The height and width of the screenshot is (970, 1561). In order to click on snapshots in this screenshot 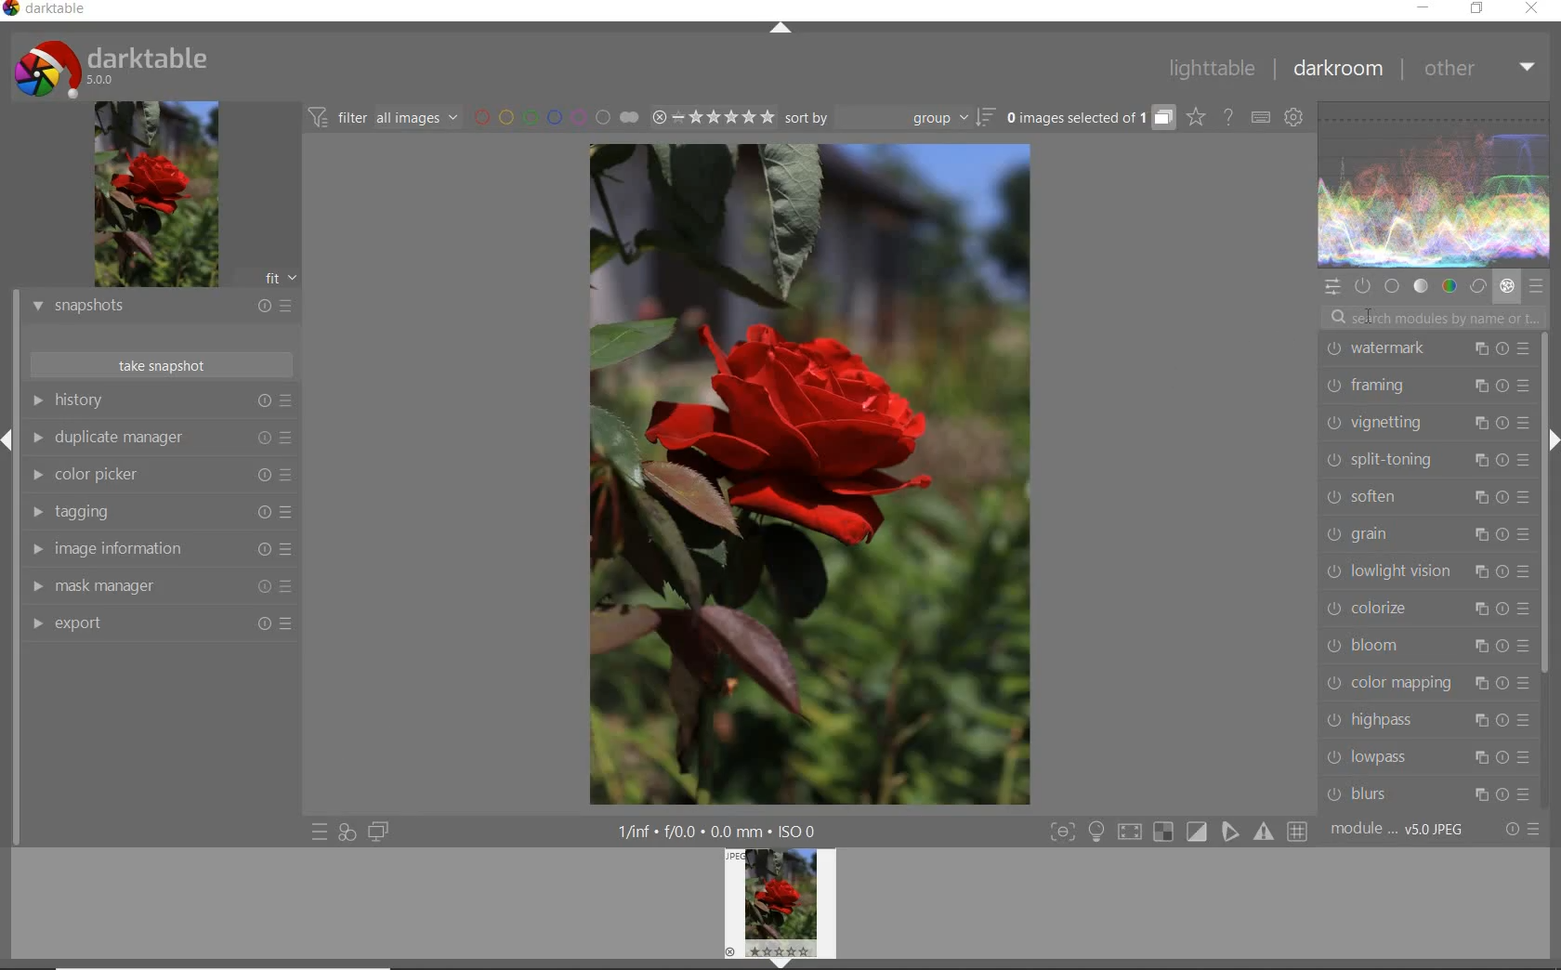, I will do `click(161, 308)`.